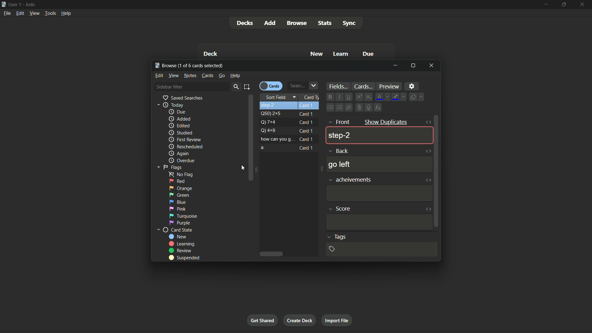 Image resolution: width=592 pixels, height=333 pixels. I want to click on orange, so click(181, 188).